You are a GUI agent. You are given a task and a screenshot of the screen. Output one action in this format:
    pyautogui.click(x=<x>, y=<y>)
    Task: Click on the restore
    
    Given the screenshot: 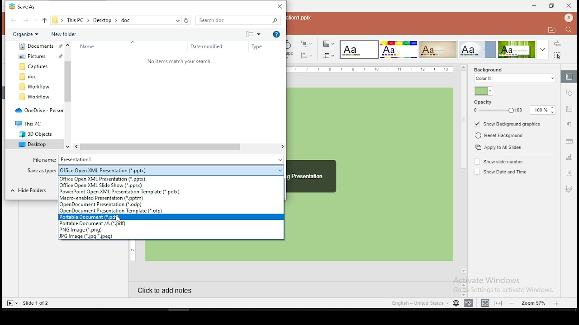 What is the action you would take?
    pyautogui.click(x=551, y=6)
    